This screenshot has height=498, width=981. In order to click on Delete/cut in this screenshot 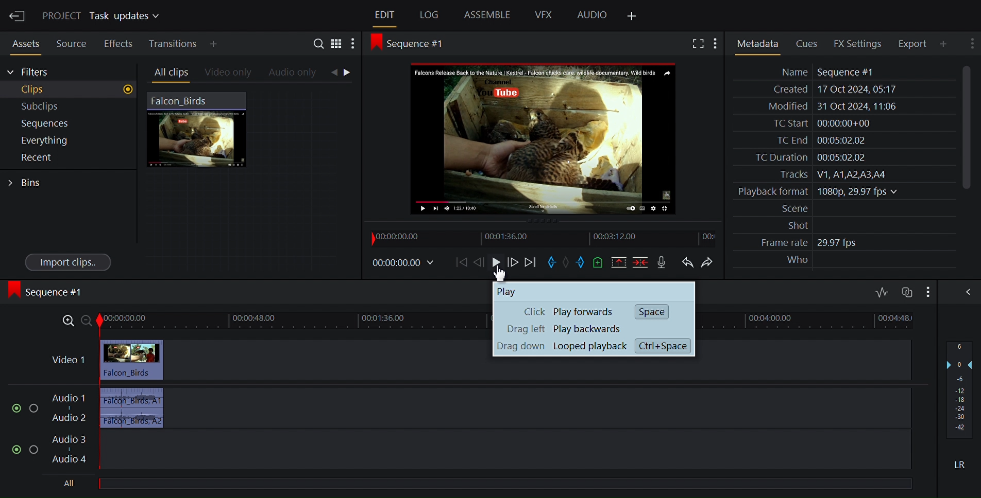, I will do `click(638, 262)`.